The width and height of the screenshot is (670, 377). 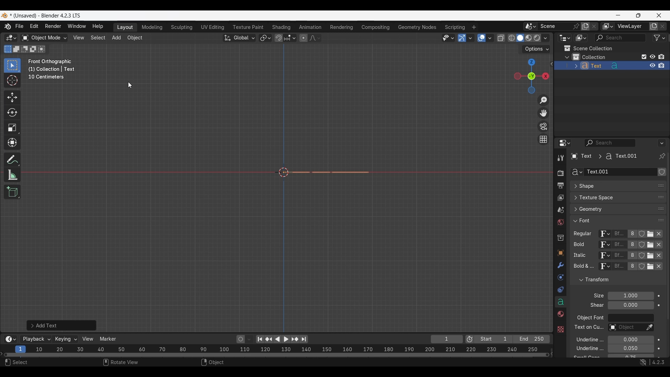 I want to click on , so click(x=580, y=246).